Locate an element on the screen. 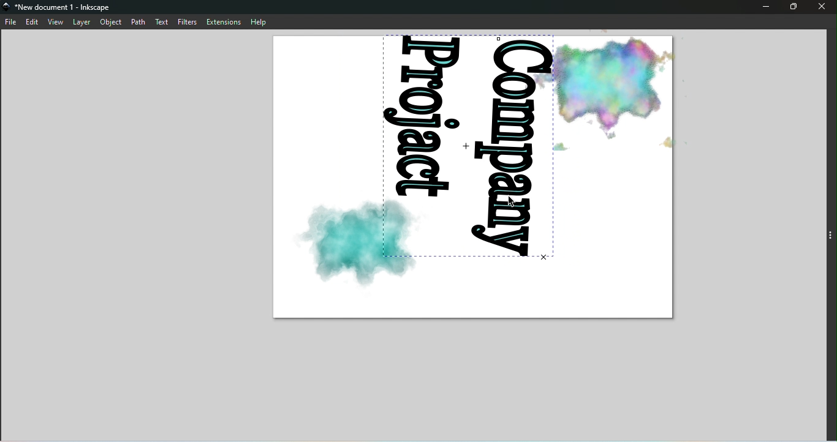 The image size is (837, 442). Edit is located at coordinates (34, 22).